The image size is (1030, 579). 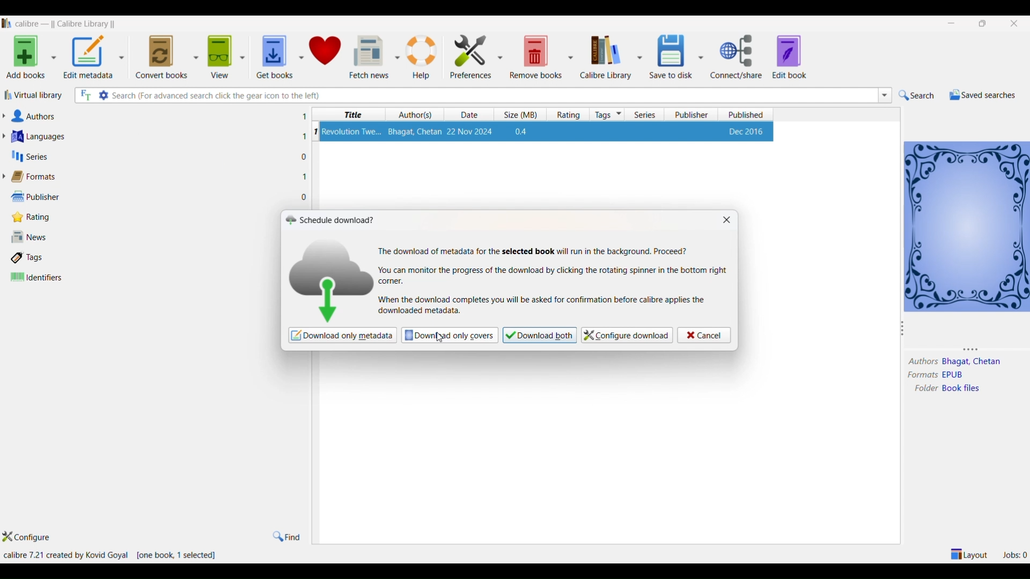 I want to click on 1, so click(x=305, y=176).